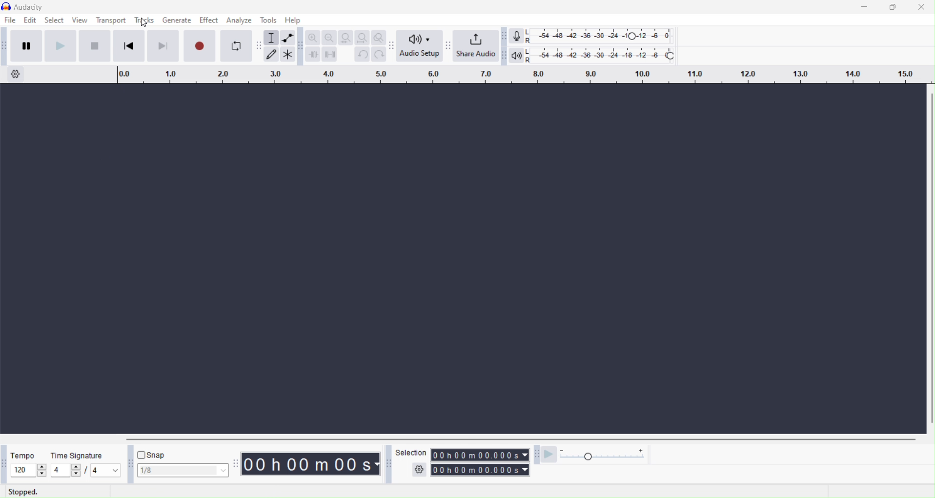 The image size is (935, 498). What do you see at coordinates (286, 54) in the screenshot?
I see `Multi tool` at bounding box center [286, 54].